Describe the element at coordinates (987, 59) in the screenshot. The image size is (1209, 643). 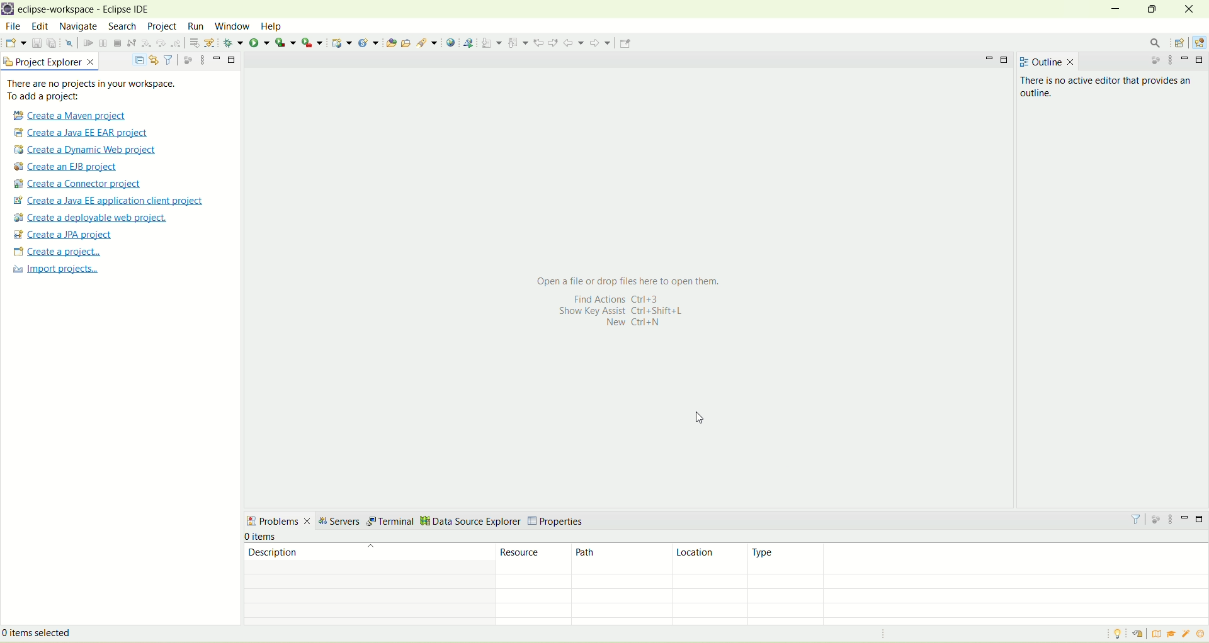
I see `minimize` at that location.